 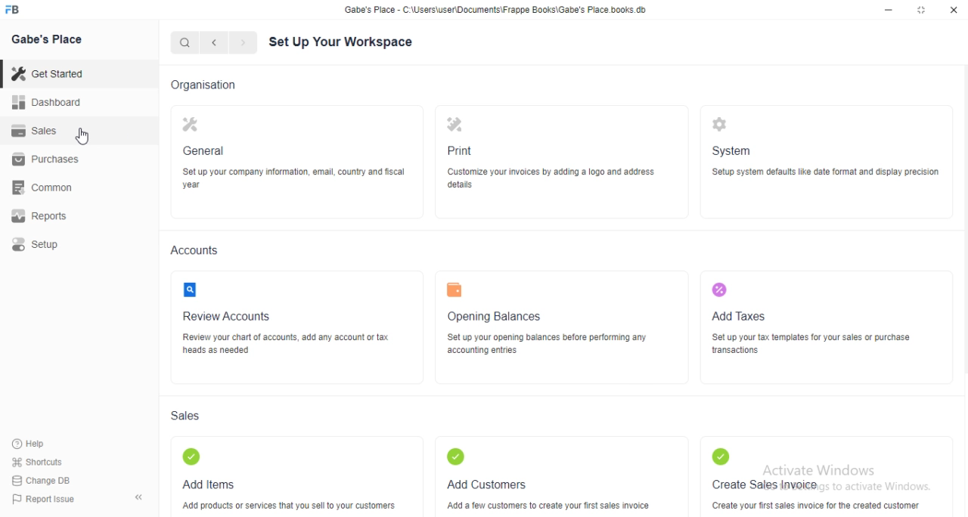 What do you see at coordinates (41, 481) in the screenshot?
I see `change DB` at bounding box center [41, 481].